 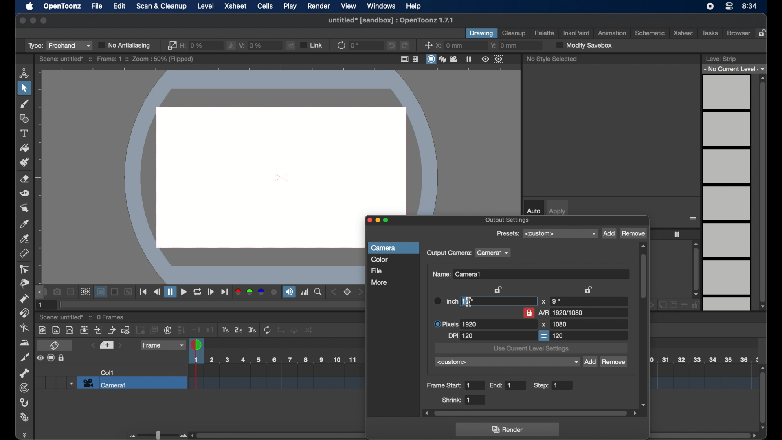 What do you see at coordinates (42, 330) in the screenshot?
I see `` at bounding box center [42, 330].